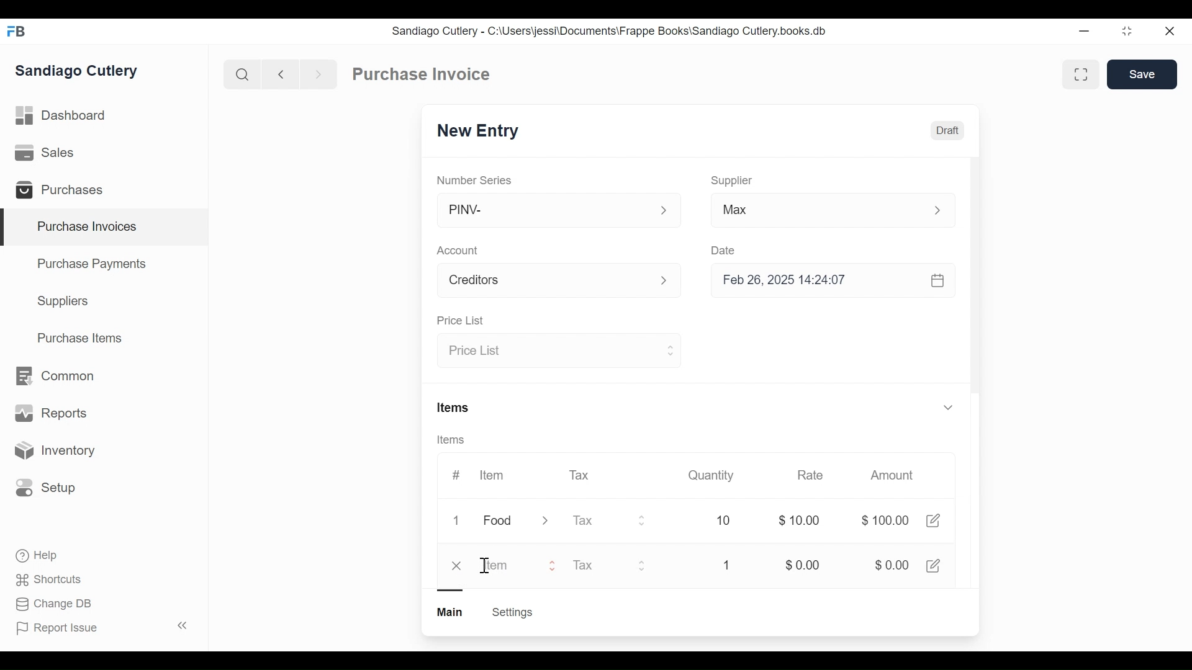 The height and width of the screenshot is (670, 1192). Describe the element at coordinates (809, 475) in the screenshot. I see `Rate` at that location.